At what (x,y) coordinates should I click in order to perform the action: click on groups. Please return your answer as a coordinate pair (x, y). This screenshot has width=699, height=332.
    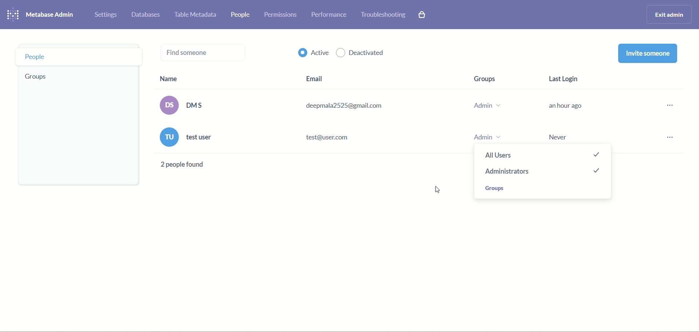
    Looking at the image, I should click on (38, 77).